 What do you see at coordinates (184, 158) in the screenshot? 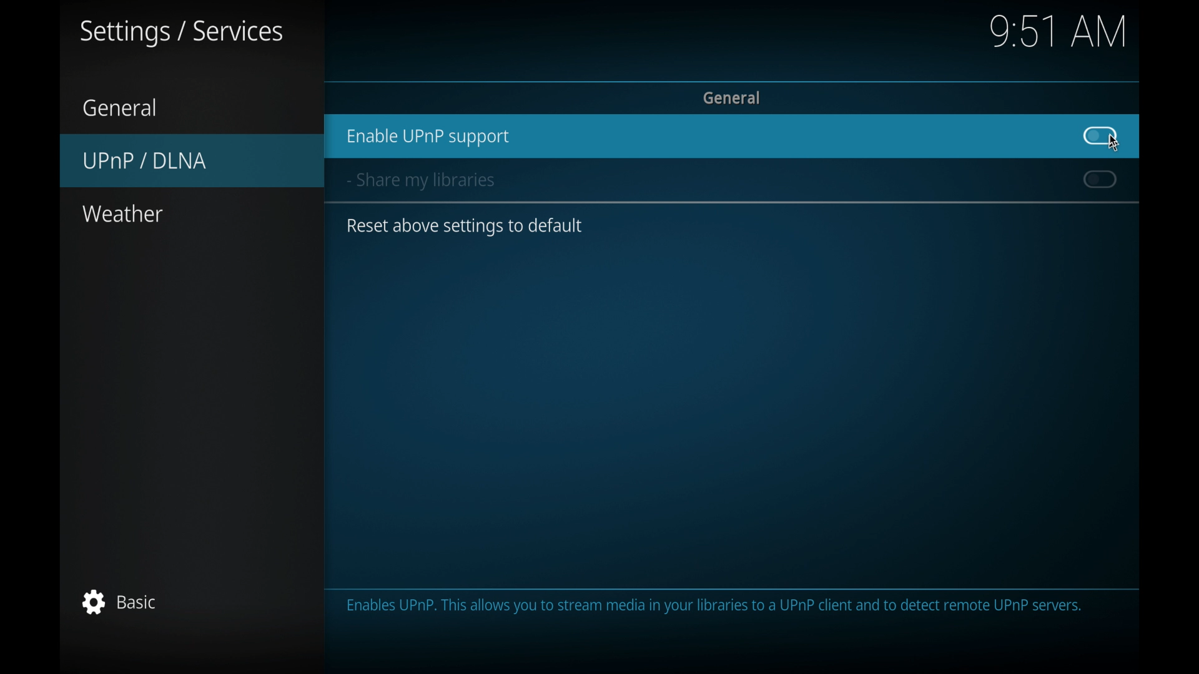
I see `UPnP/DLNA` at bounding box center [184, 158].